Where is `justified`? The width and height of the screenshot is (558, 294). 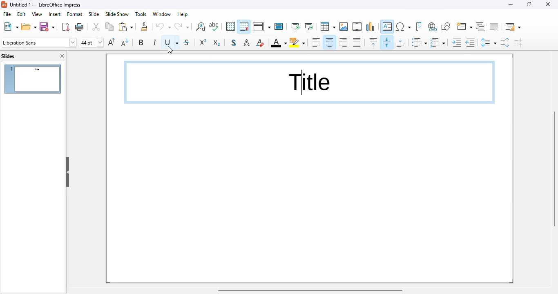 justified is located at coordinates (357, 42).